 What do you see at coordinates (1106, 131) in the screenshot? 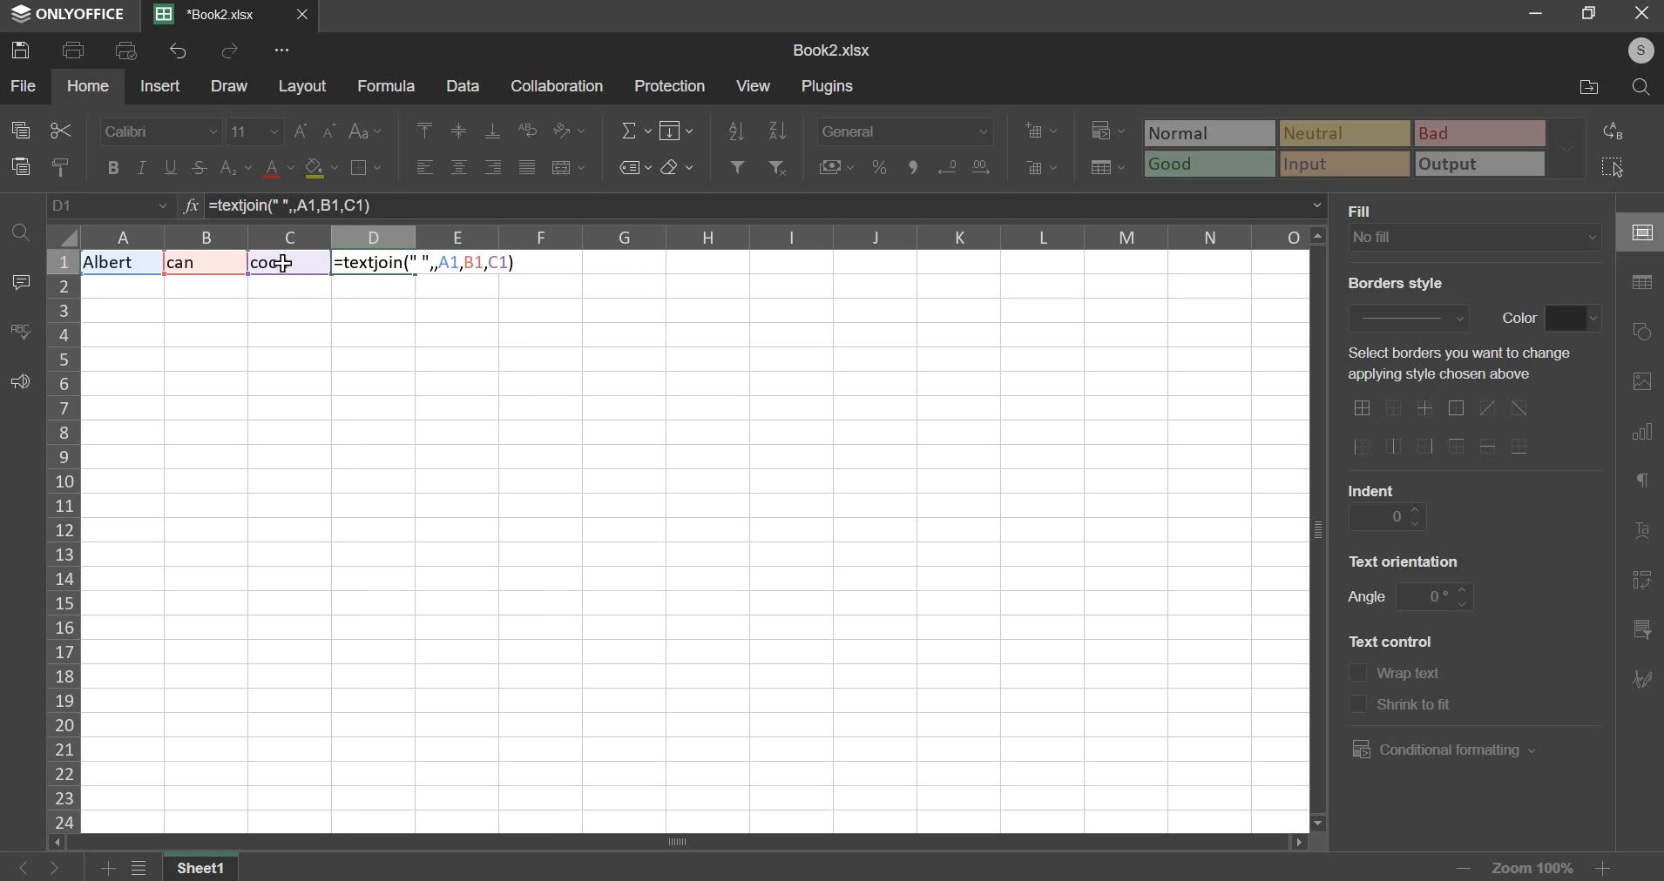
I see `conditional formatting` at bounding box center [1106, 131].